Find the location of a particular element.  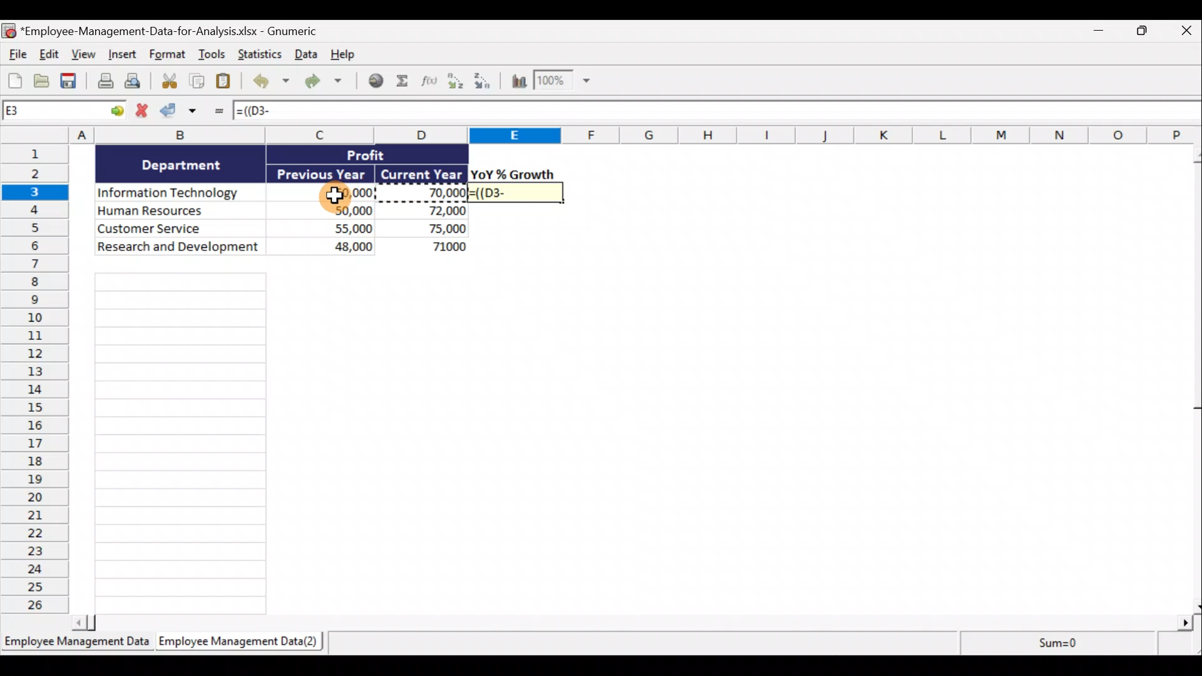

Scroll bar is located at coordinates (1194, 379).